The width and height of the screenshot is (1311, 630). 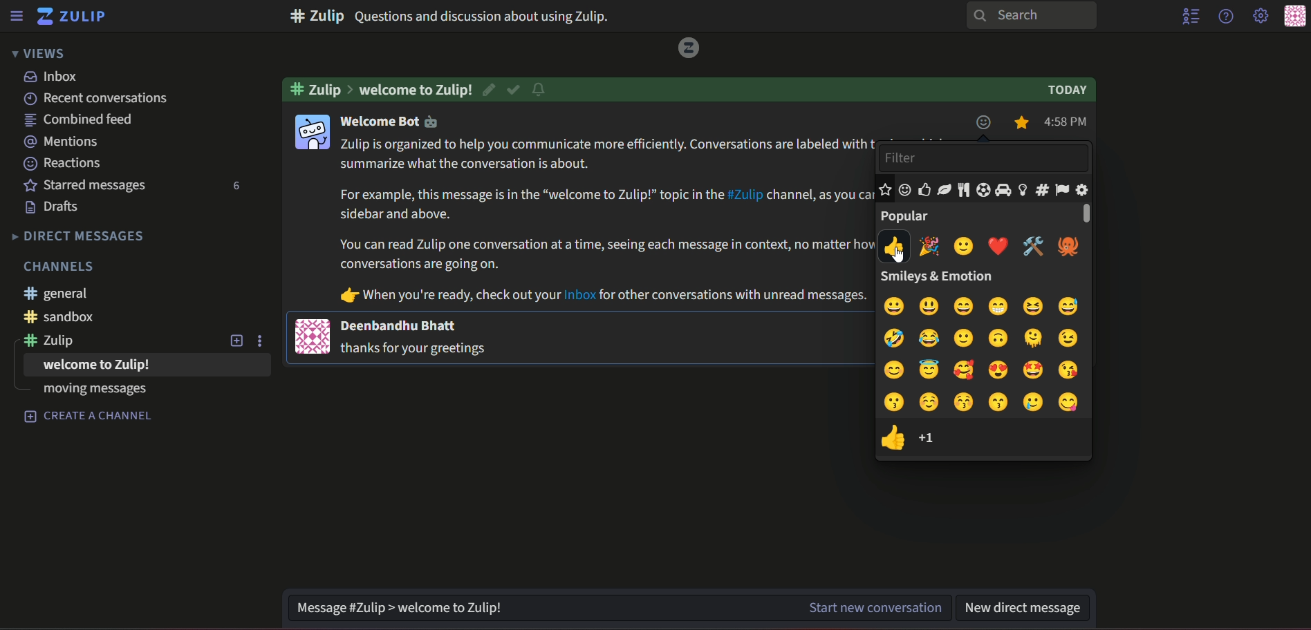 I want to click on Today, so click(x=1066, y=90).